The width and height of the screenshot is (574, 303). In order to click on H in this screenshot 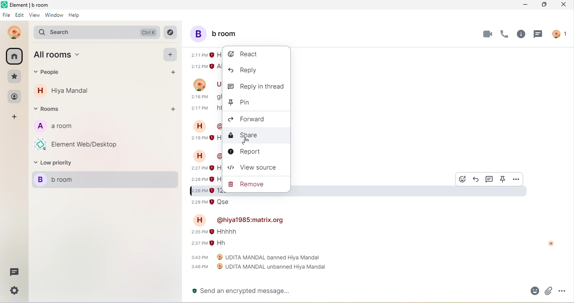, I will do `click(200, 155)`.